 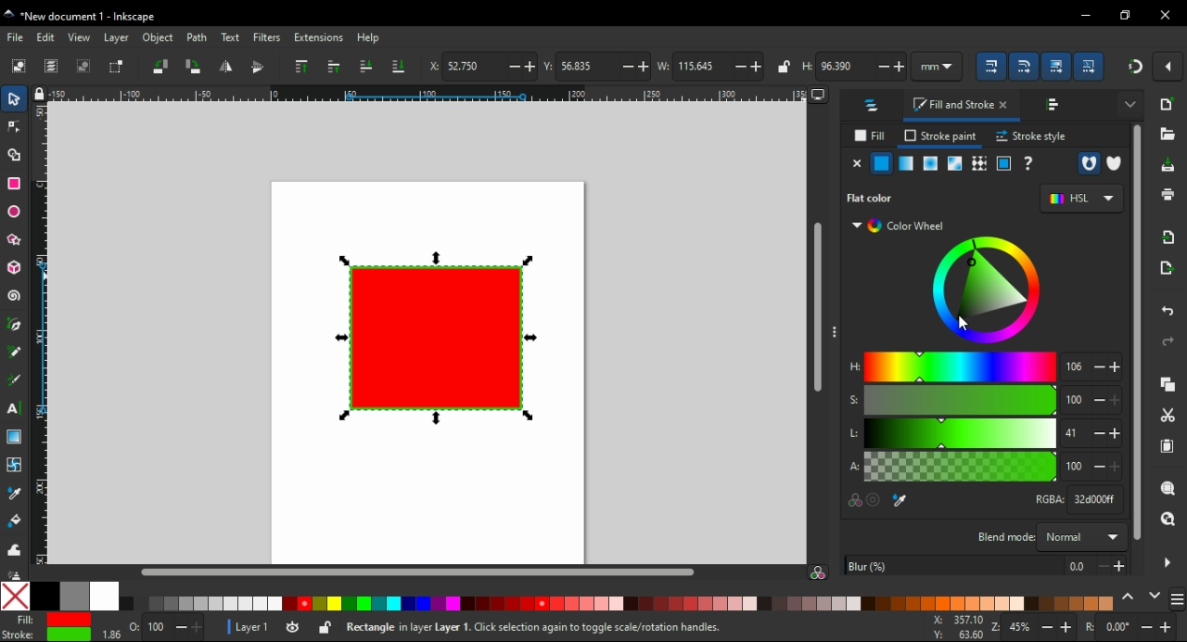 What do you see at coordinates (1167, 102) in the screenshot?
I see `new` at bounding box center [1167, 102].